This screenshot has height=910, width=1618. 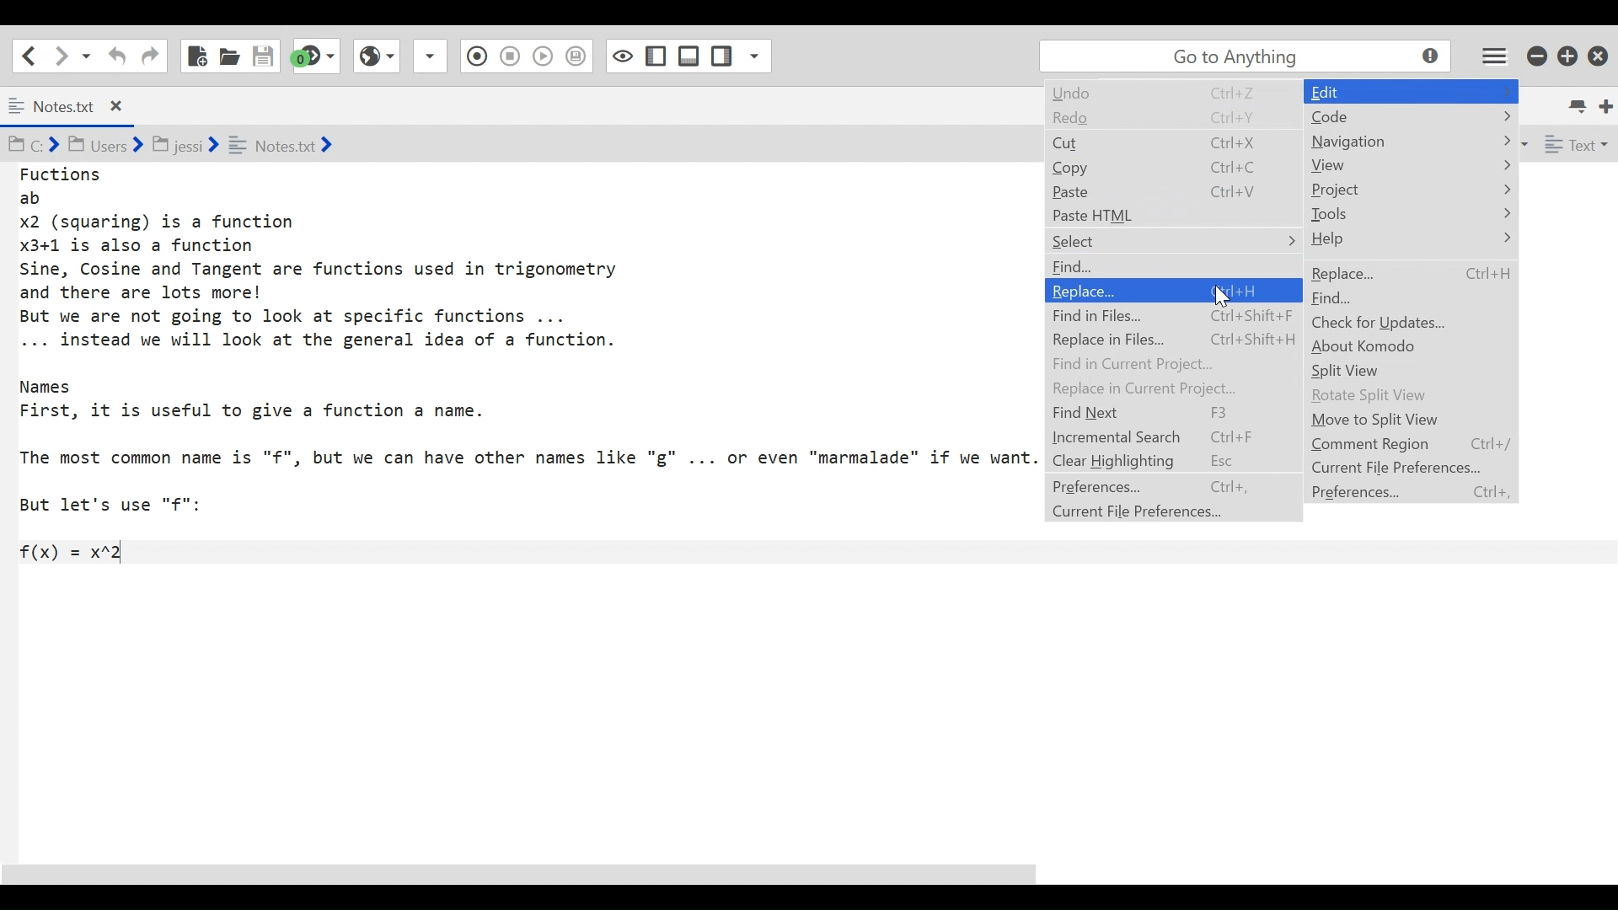 What do you see at coordinates (1172, 340) in the screenshot?
I see `Replace in Files` at bounding box center [1172, 340].